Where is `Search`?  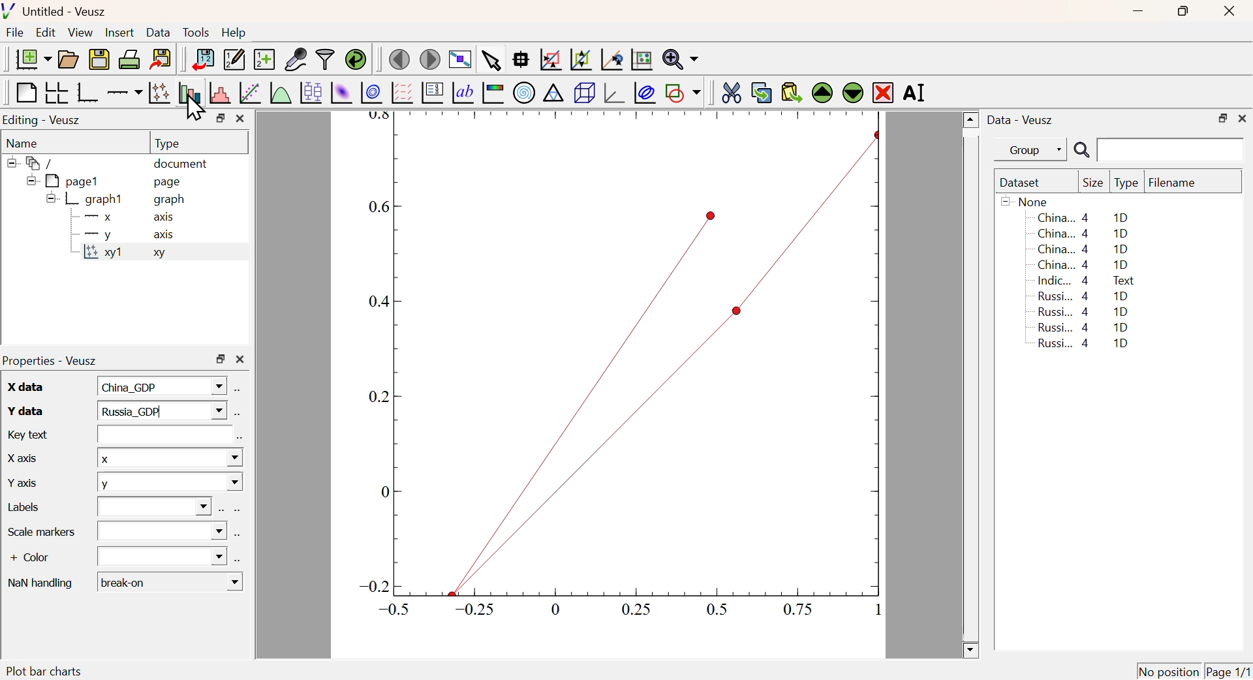
Search is located at coordinates (1081, 151).